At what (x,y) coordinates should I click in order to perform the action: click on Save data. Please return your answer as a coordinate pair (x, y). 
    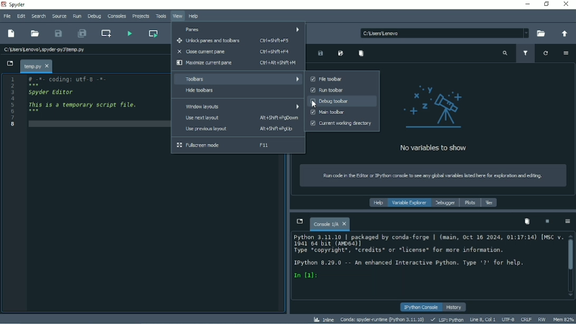
    Looking at the image, I should click on (320, 54).